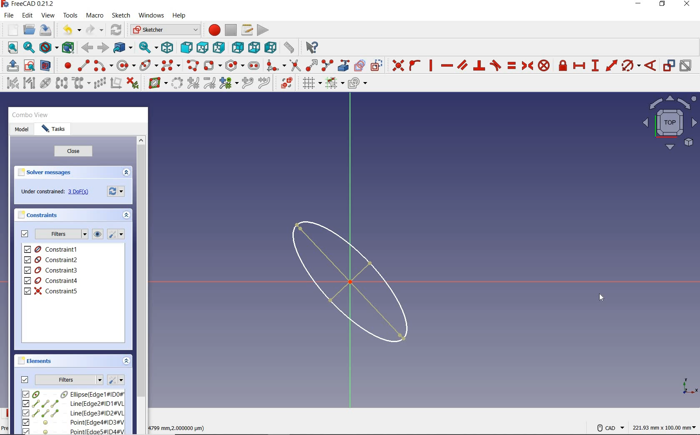 The height and width of the screenshot is (435, 700). What do you see at coordinates (115, 84) in the screenshot?
I see `remove axes alignment` at bounding box center [115, 84].